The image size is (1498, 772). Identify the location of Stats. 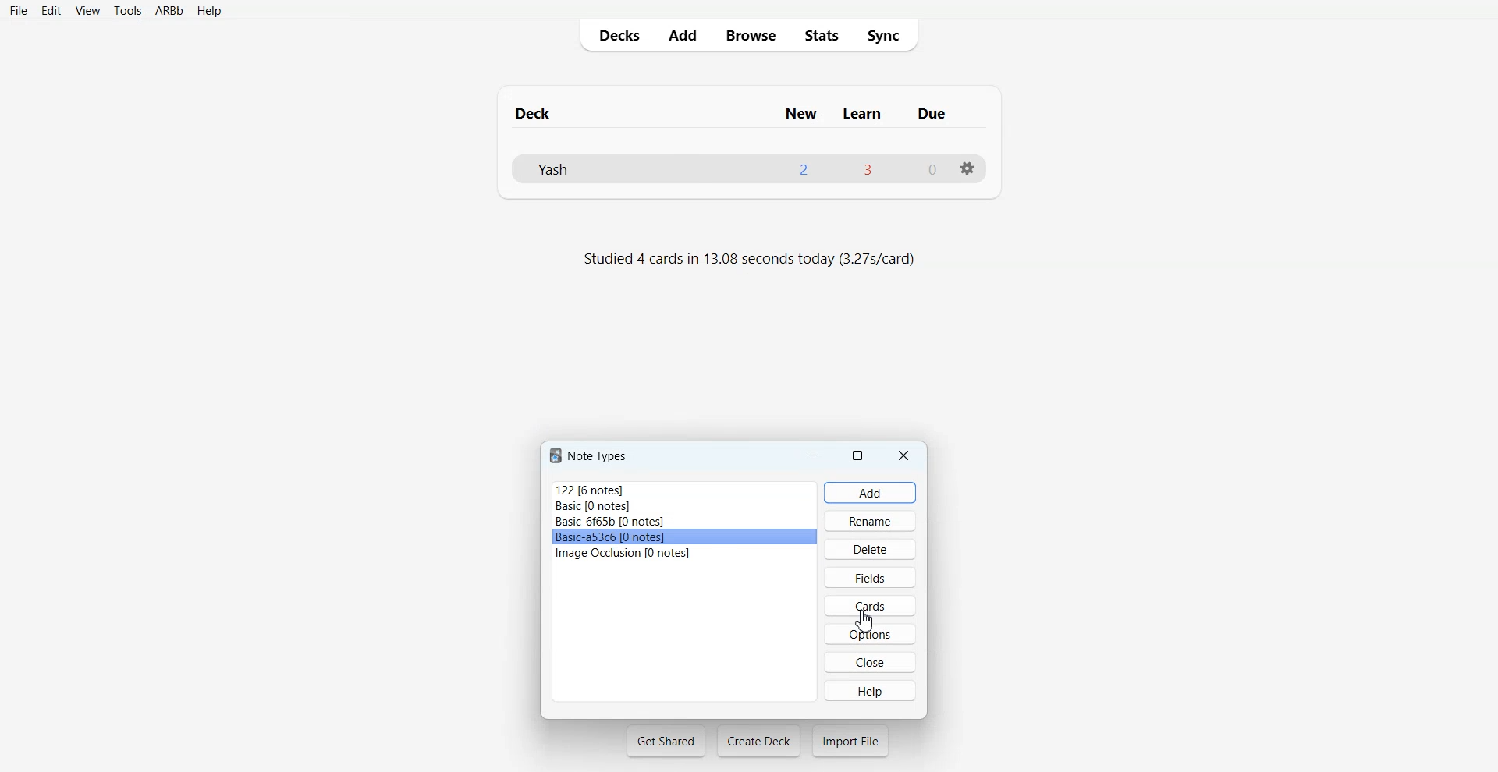
(820, 34).